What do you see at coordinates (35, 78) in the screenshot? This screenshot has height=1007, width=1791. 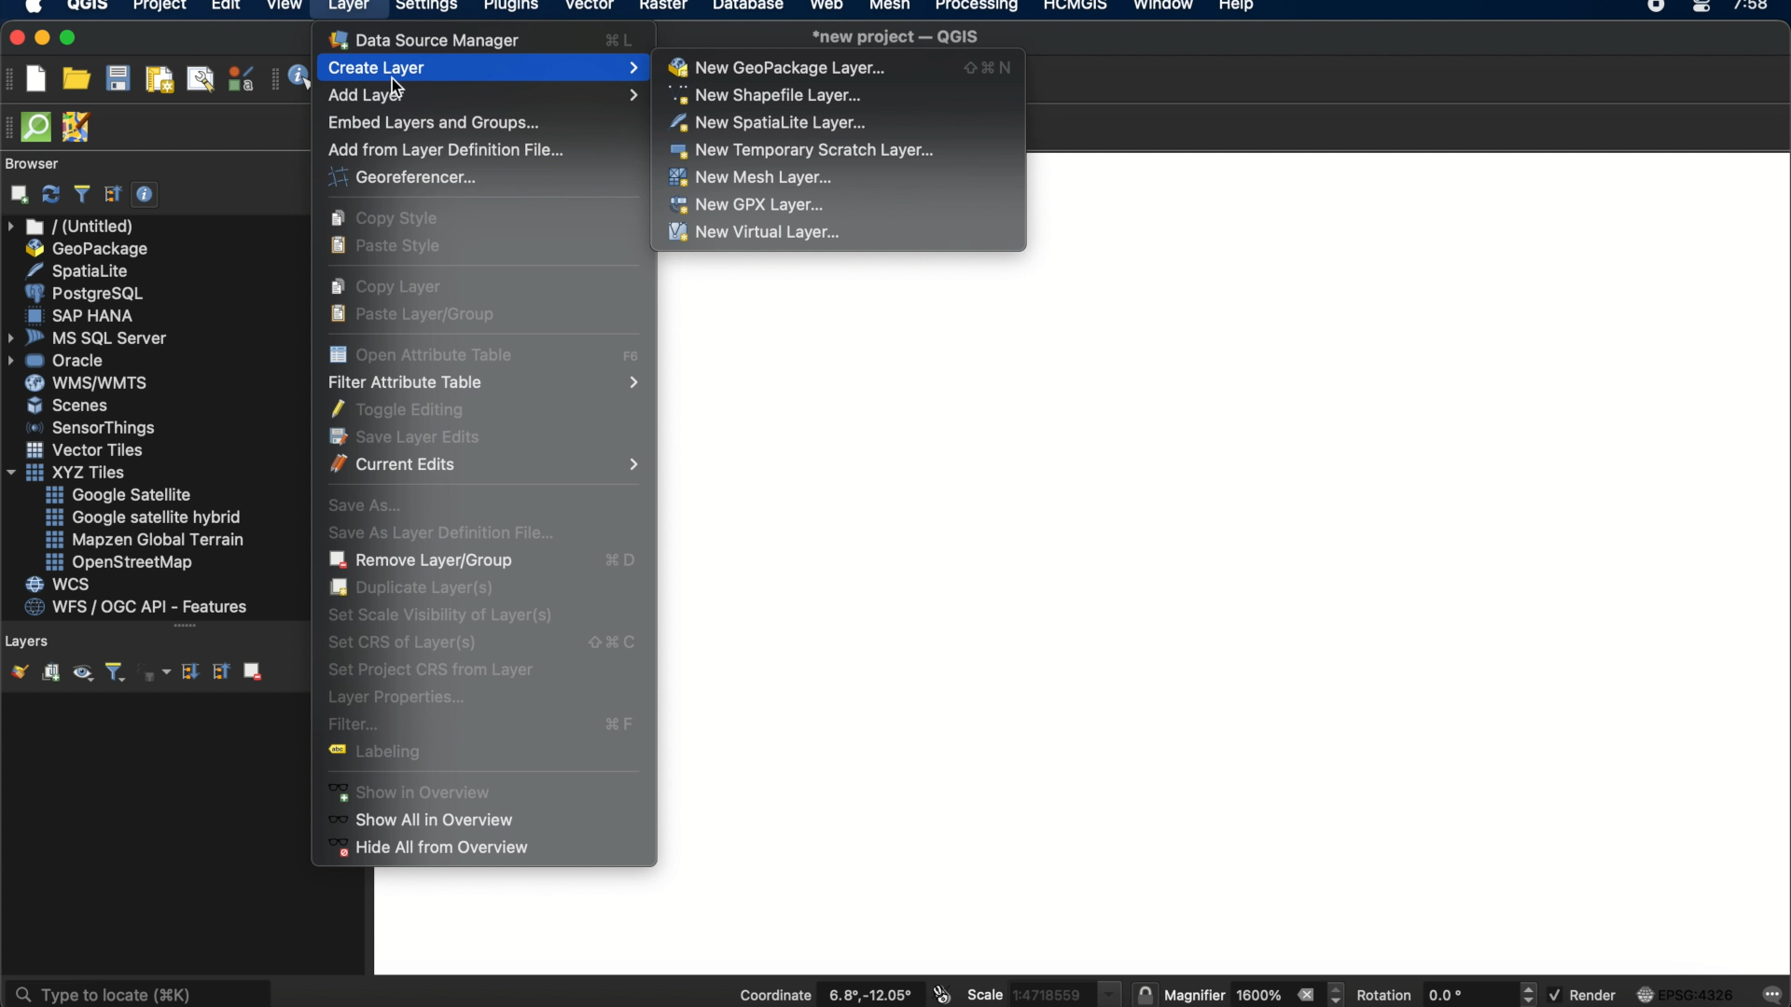 I see `new project` at bounding box center [35, 78].